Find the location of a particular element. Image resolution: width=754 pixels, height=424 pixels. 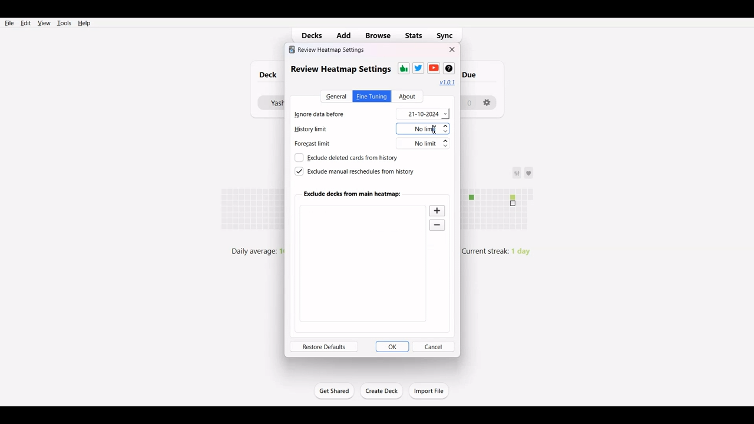

General is located at coordinates (335, 96).